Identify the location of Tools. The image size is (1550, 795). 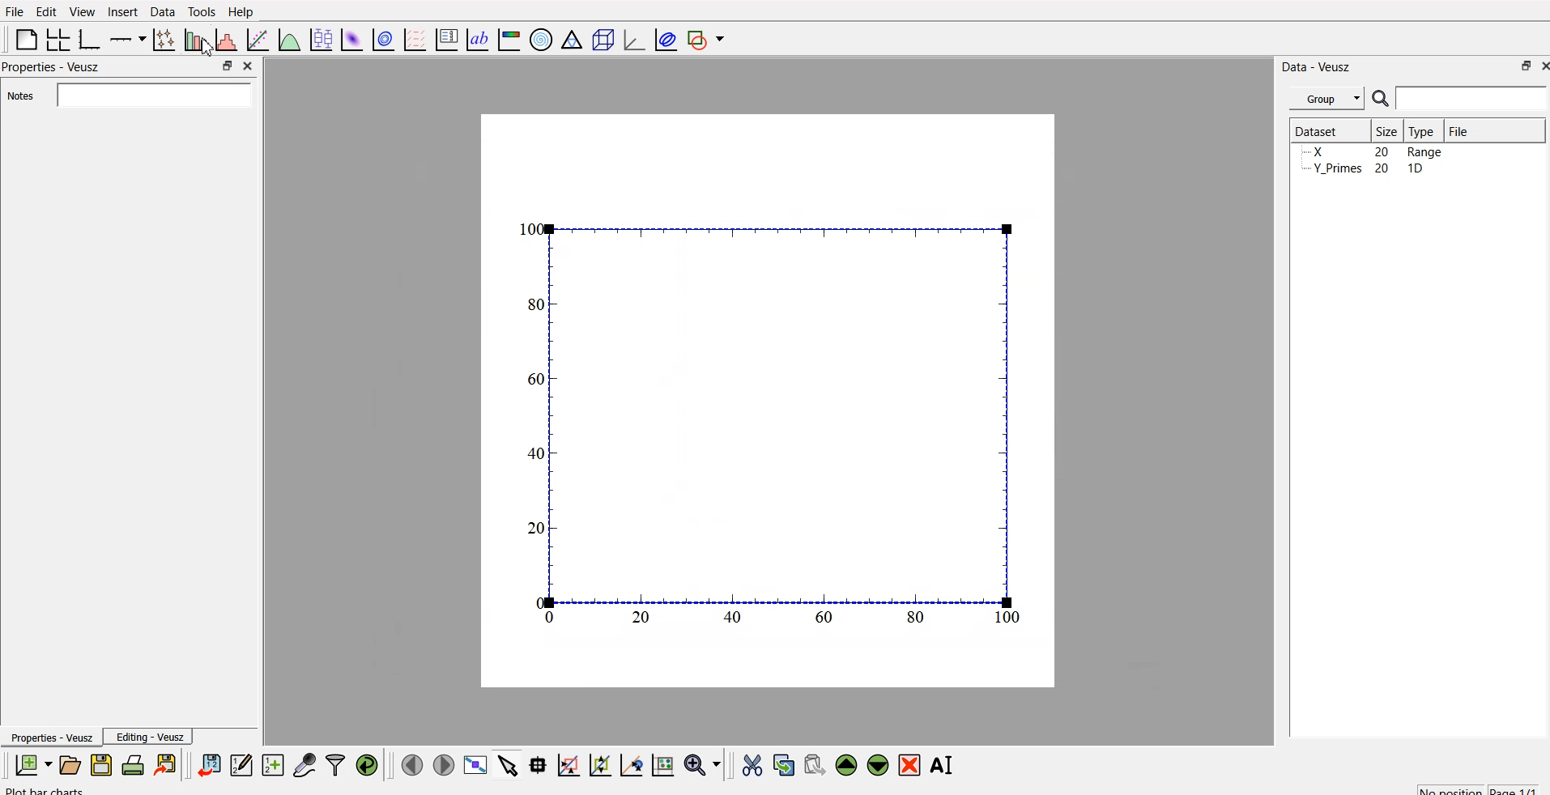
(201, 11).